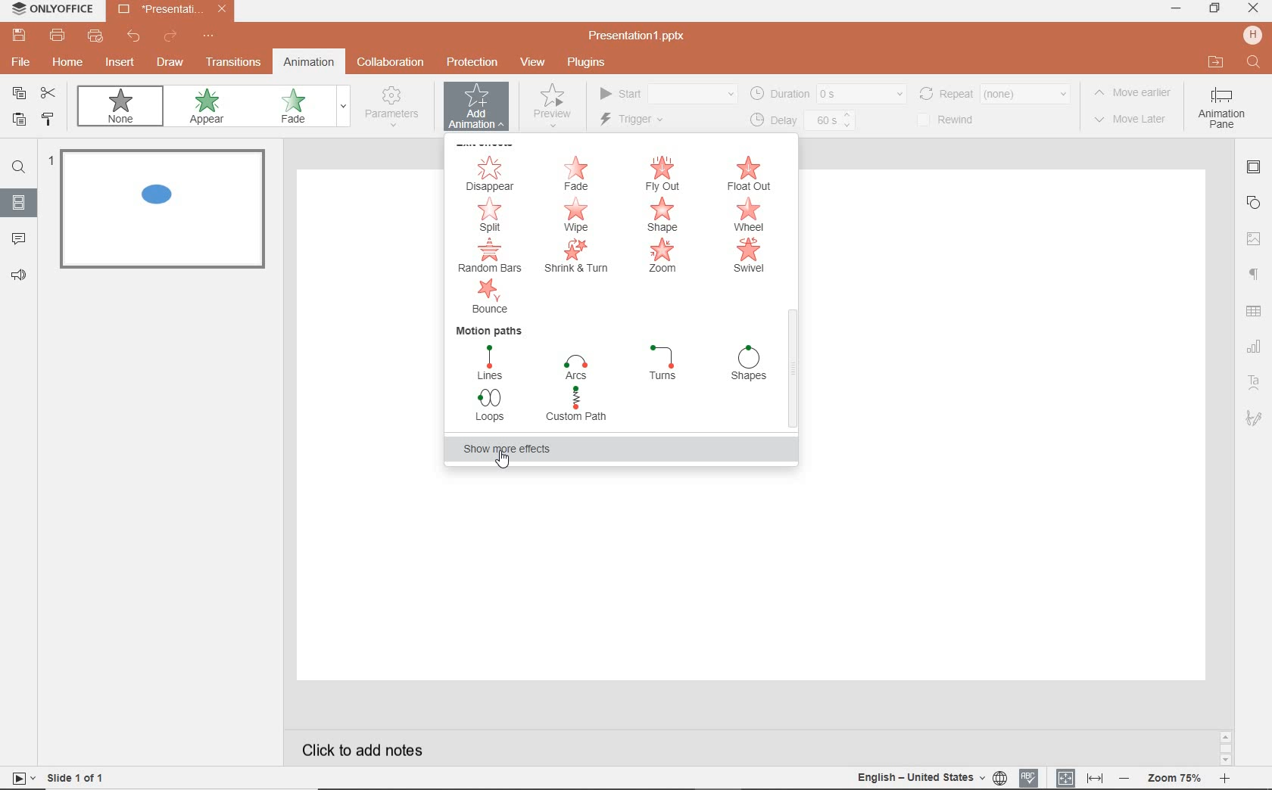 This screenshot has height=790, width=1272. Describe the element at coordinates (550, 110) in the screenshot. I see `preview` at that location.